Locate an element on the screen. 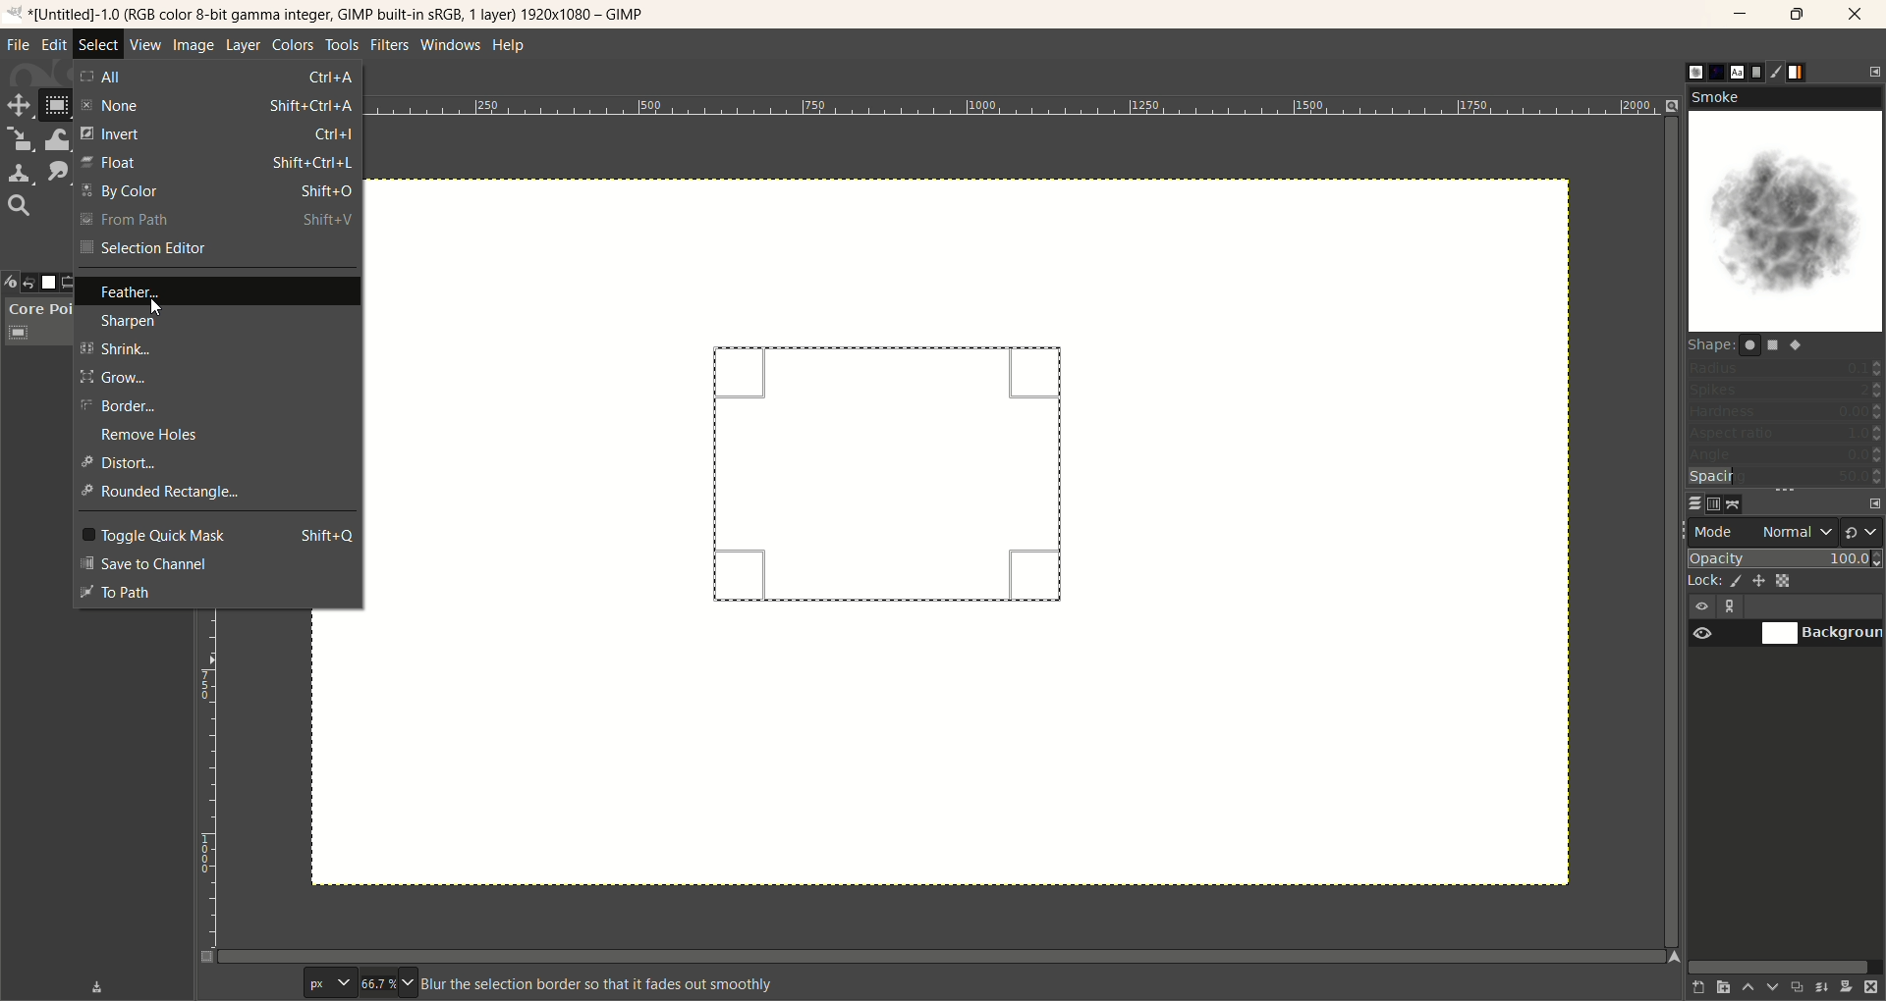 This screenshot has width=1886, height=1001. logo is located at coordinates (14, 16).